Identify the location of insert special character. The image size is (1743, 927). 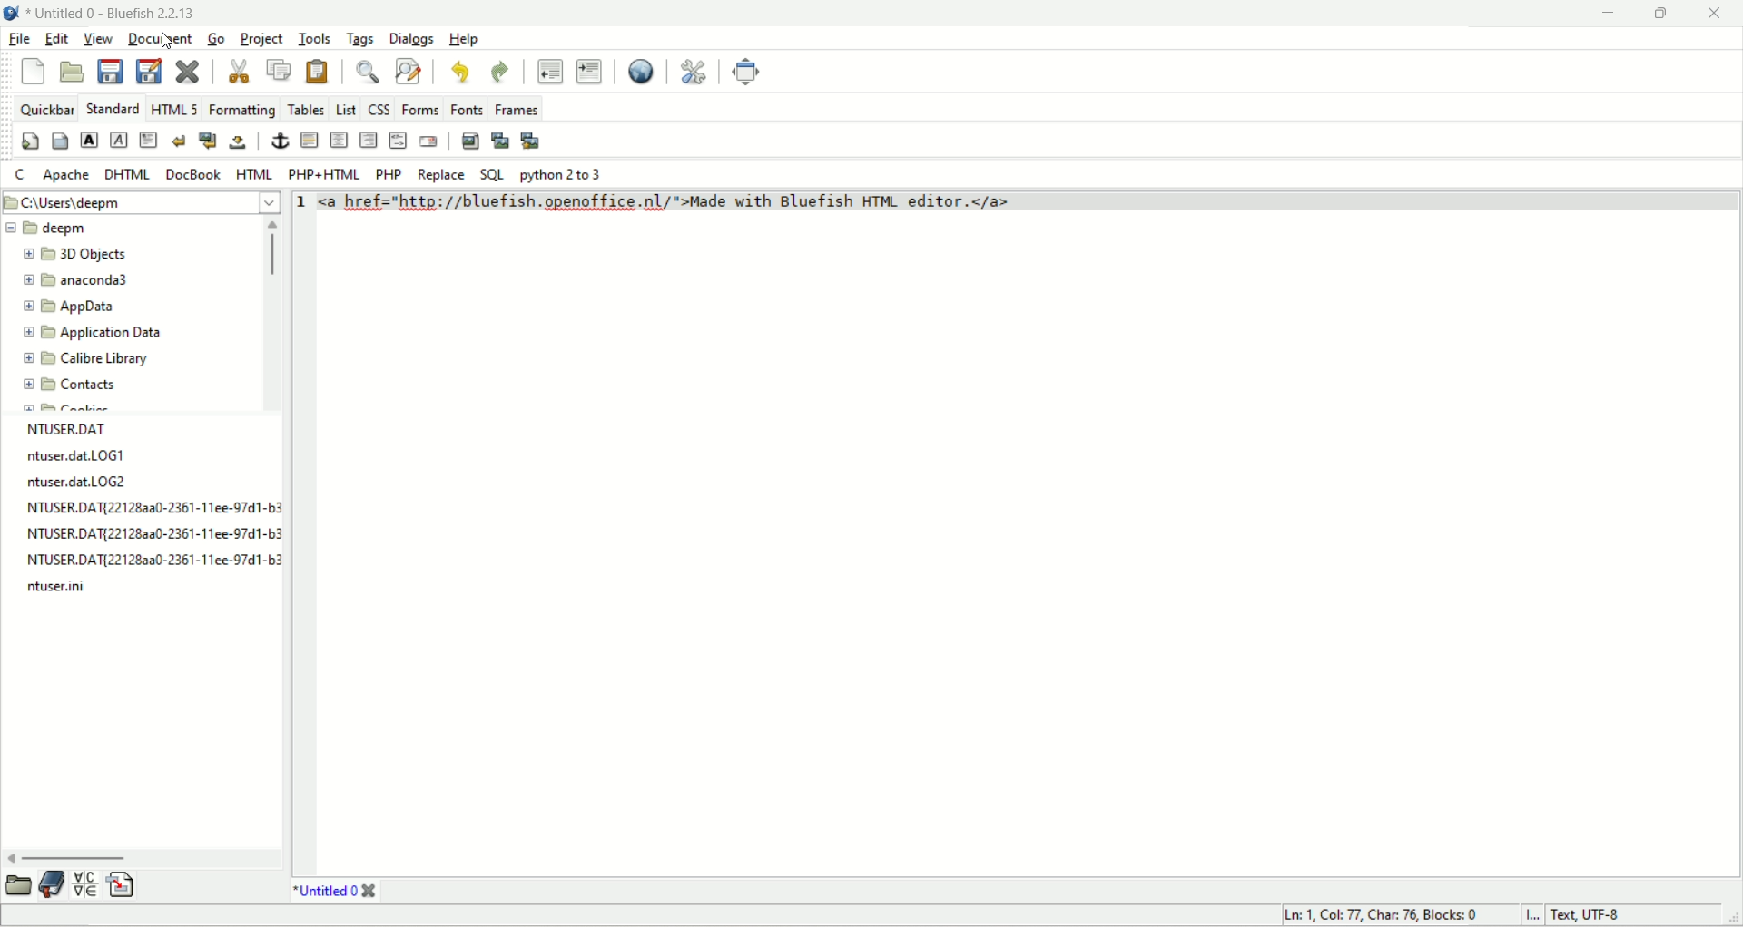
(86, 884).